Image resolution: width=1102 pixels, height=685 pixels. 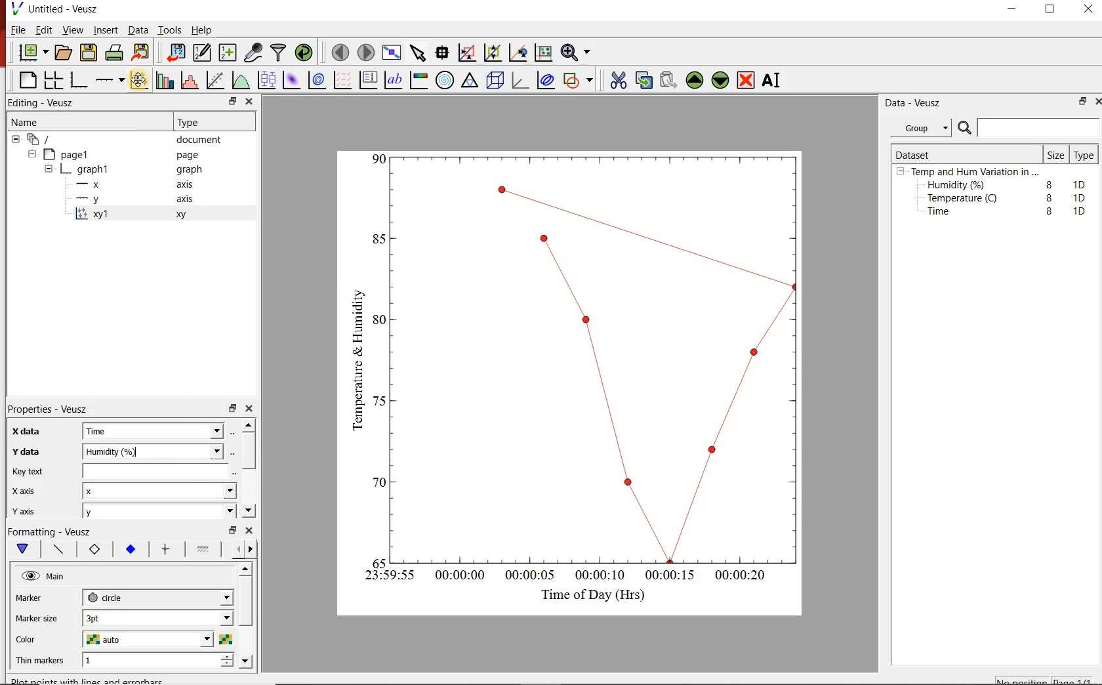 What do you see at coordinates (522, 82) in the screenshot?
I see `3d graph` at bounding box center [522, 82].